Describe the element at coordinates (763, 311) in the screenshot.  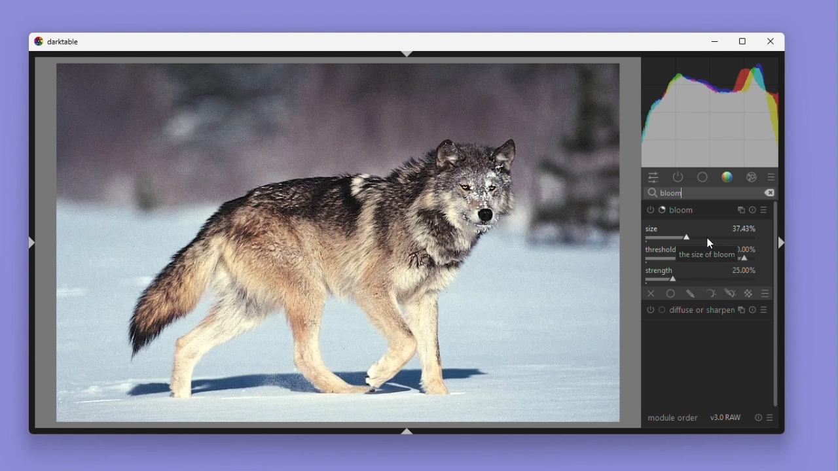
I see `Preset ` at that location.